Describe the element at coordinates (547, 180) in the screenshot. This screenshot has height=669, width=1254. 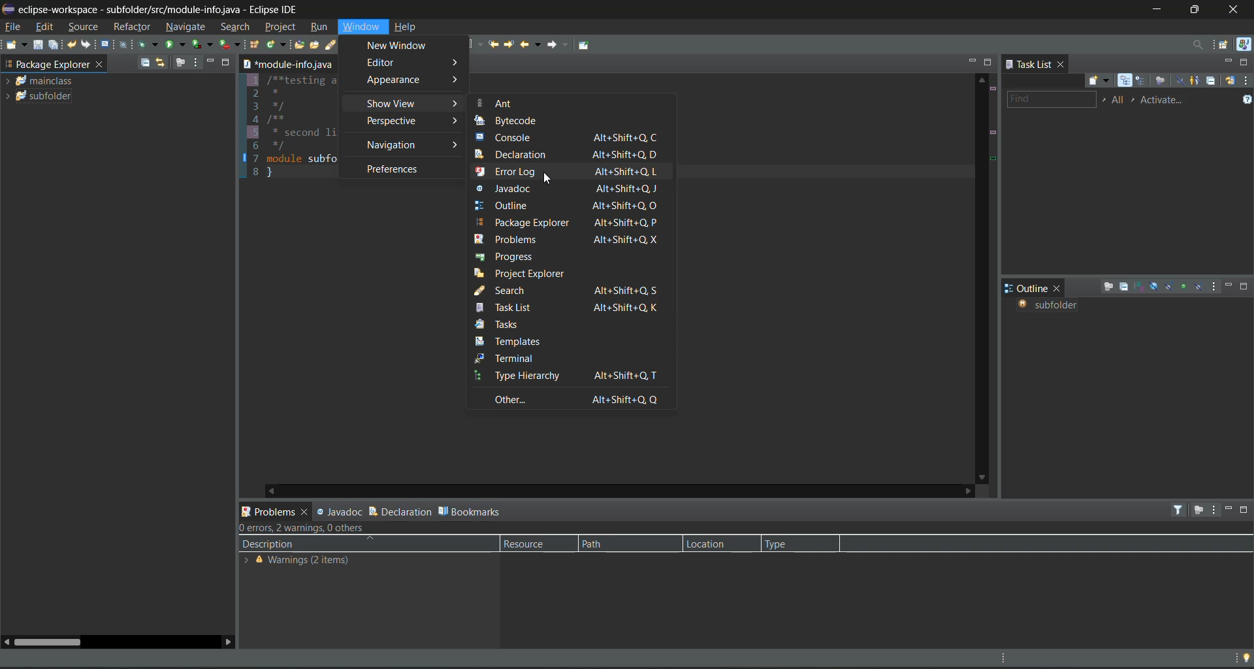
I see `cursor` at that location.